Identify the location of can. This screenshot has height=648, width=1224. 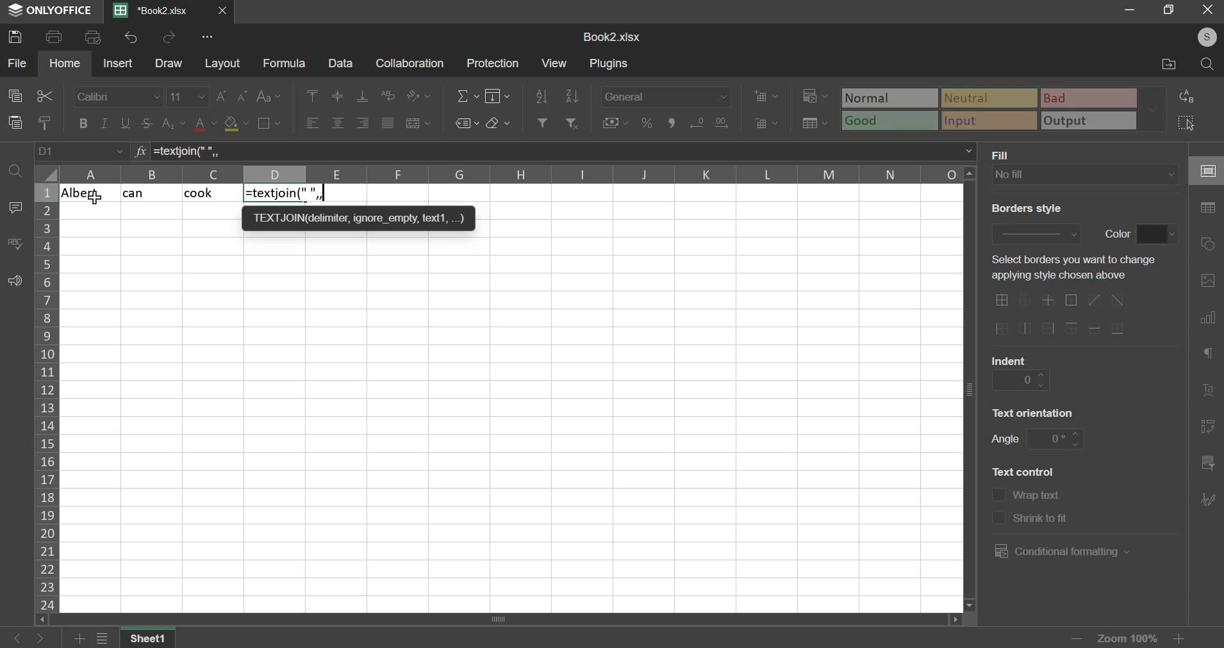
(150, 192).